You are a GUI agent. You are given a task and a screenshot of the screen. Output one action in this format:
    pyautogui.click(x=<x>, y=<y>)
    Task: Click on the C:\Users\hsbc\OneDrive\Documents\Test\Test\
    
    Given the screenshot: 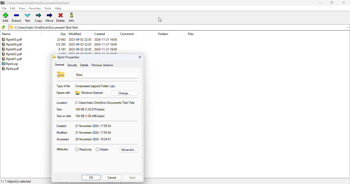 What is the action you would take?
    pyautogui.click(x=105, y=103)
    